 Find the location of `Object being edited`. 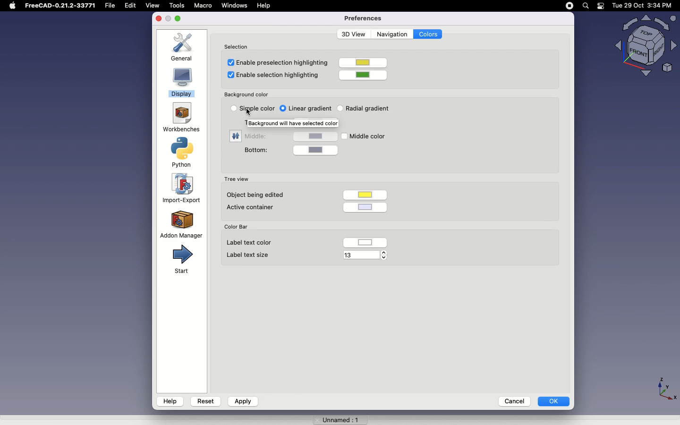

Object being edited is located at coordinates (254, 195).